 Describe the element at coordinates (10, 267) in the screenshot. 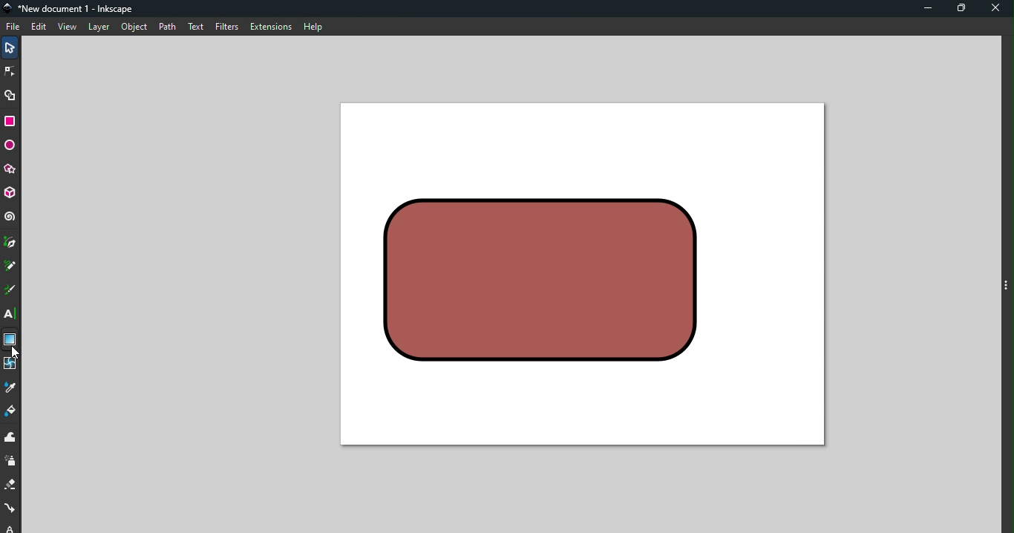

I see `Pencil tool` at that location.